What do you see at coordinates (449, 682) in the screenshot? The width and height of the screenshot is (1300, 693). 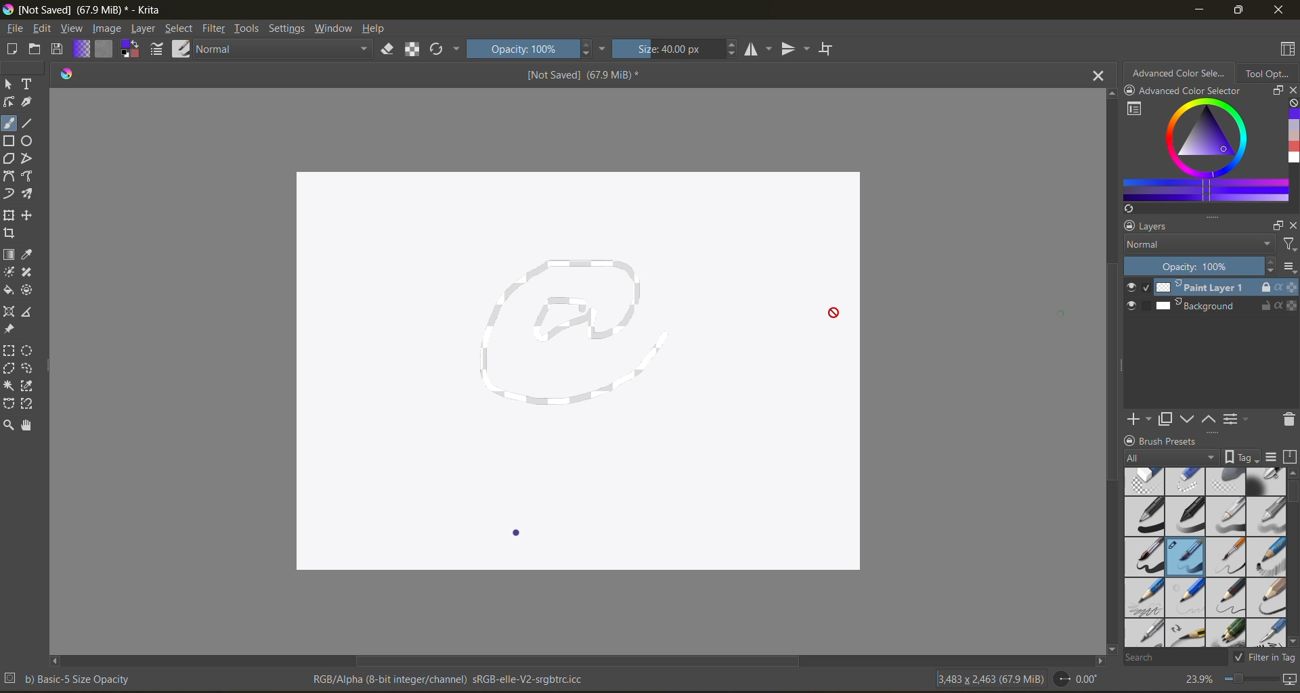 I see `metadata` at bounding box center [449, 682].